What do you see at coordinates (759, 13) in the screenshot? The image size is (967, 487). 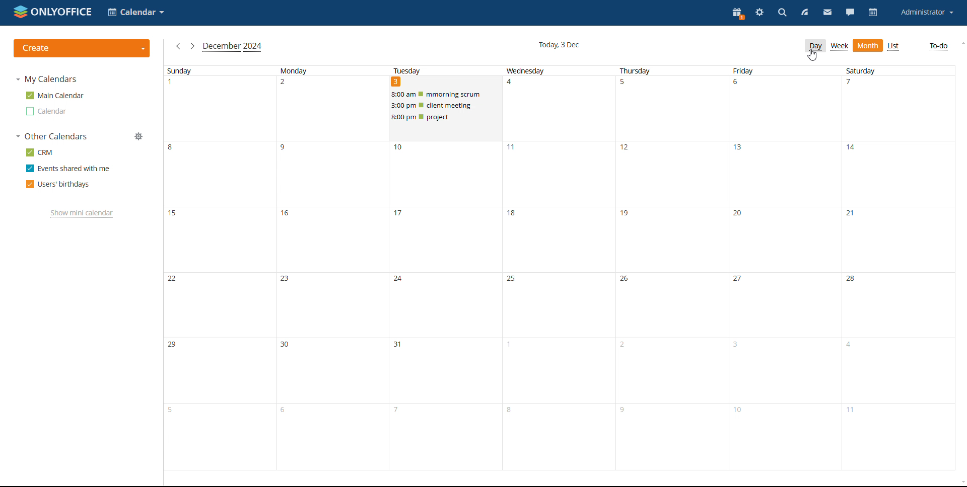 I see `settings` at bounding box center [759, 13].